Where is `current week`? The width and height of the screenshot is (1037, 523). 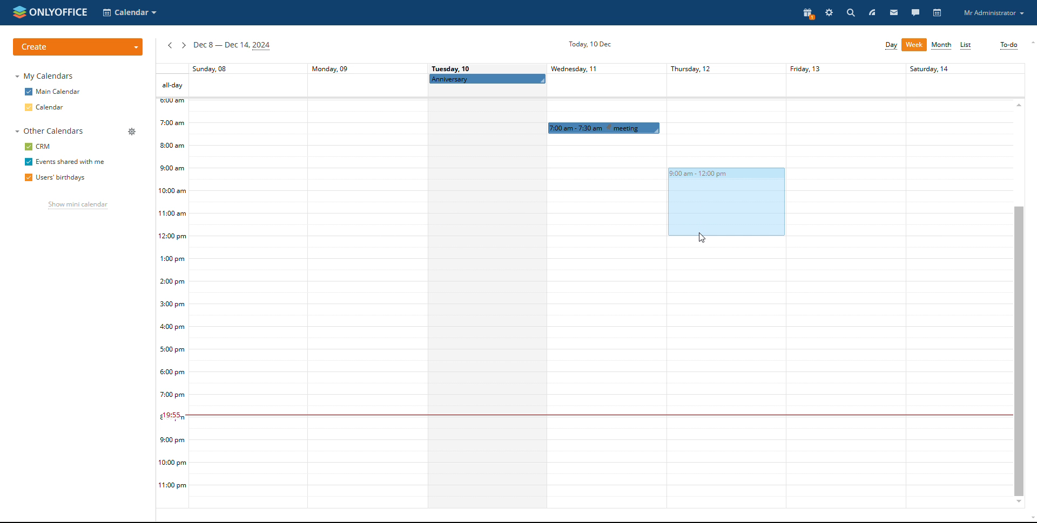
current week is located at coordinates (232, 46).